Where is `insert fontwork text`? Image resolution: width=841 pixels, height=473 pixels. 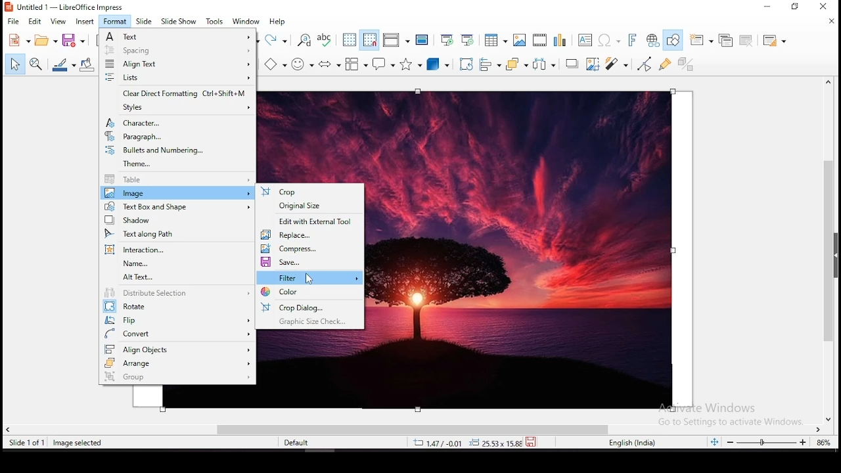 insert fontwork text is located at coordinates (633, 39).